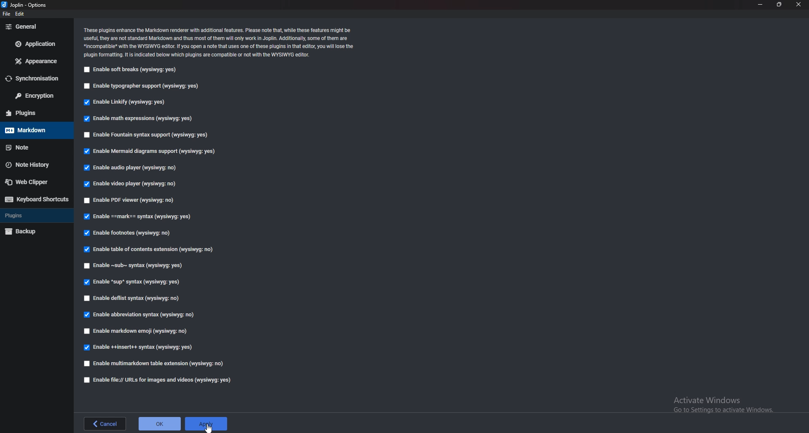 Image resolution: width=809 pixels, height=433 pixels. I want to click on Enable Mark Syntax, so click(140, 216).